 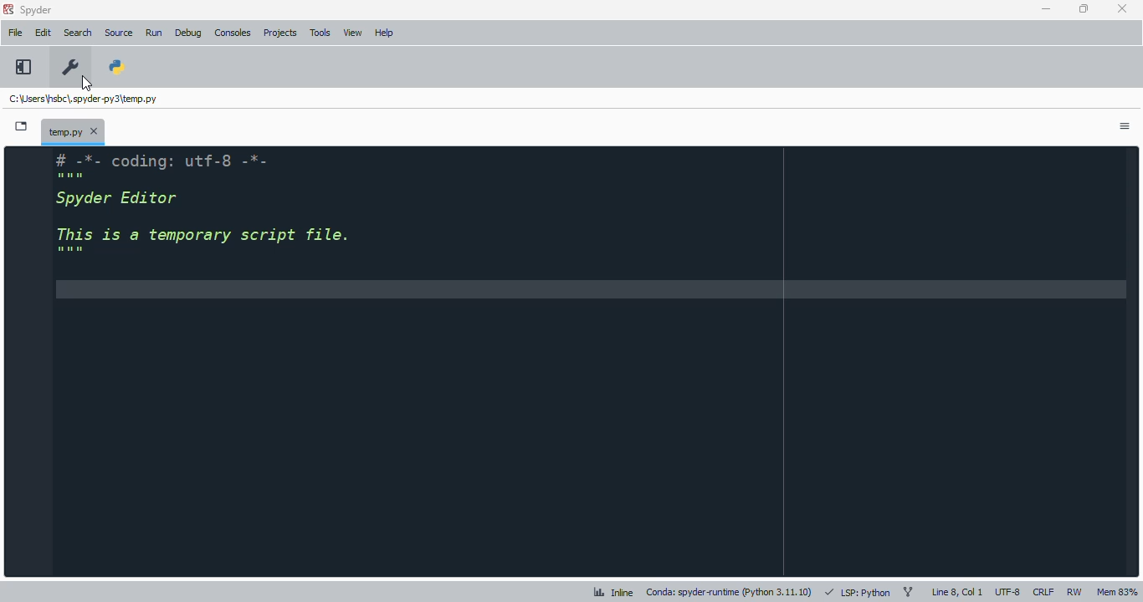 What do you see at coordinates (592, 360) in the screenshot?
I see `editor` at bounding box center [592, 360].